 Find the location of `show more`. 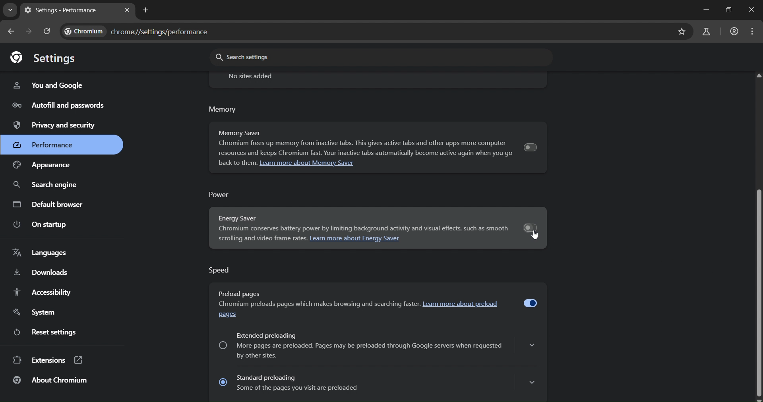

show more is located at coordinates (533, 384).